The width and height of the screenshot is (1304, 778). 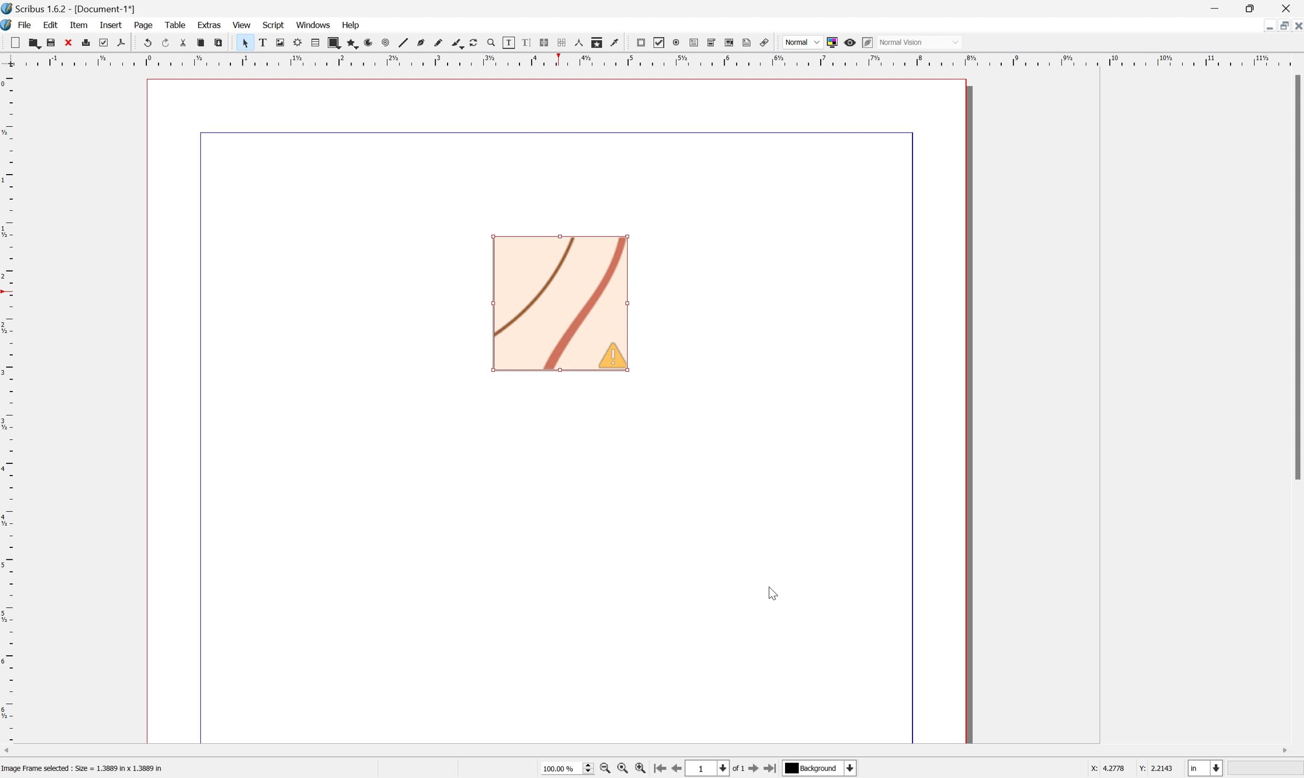 I want to click on coordinates, so click(x=1132, y=770).